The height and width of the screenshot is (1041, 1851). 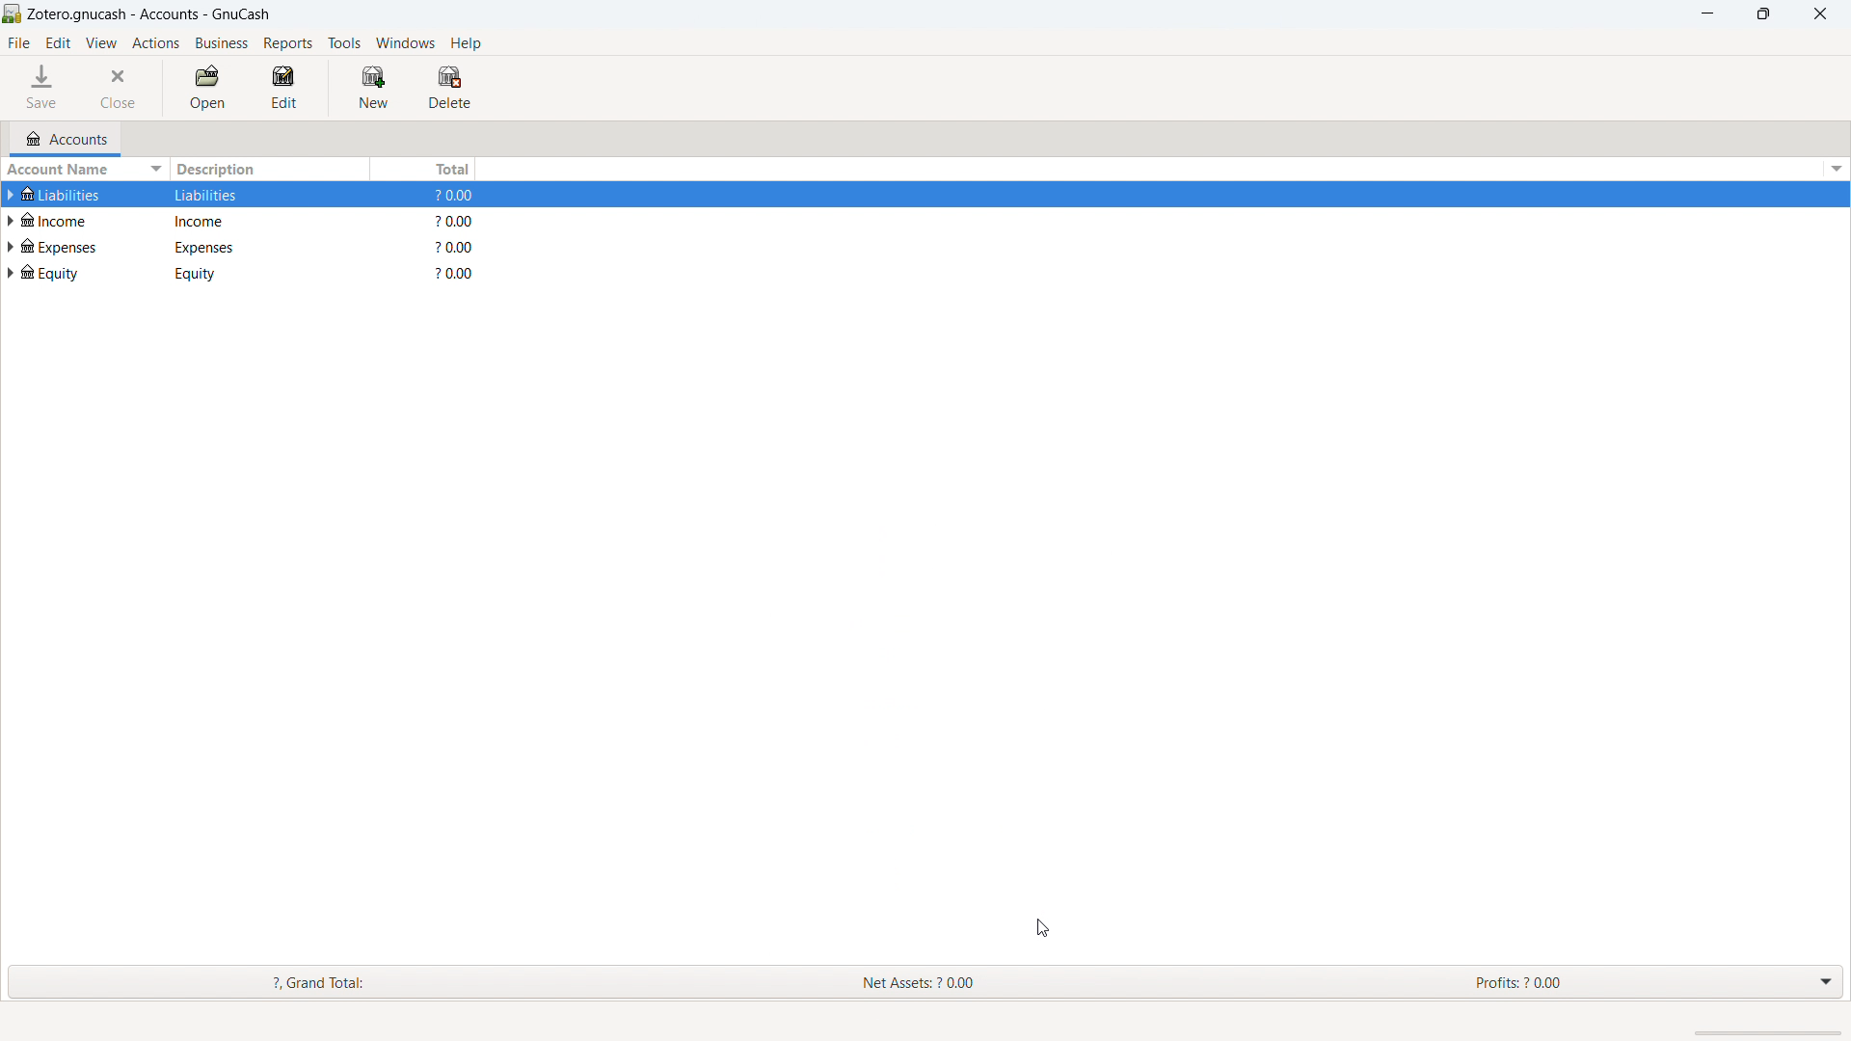 What do you see at coordinates (217, 195) in the screenshot?
I see `Liabilities` at bounding box center [217, 195].